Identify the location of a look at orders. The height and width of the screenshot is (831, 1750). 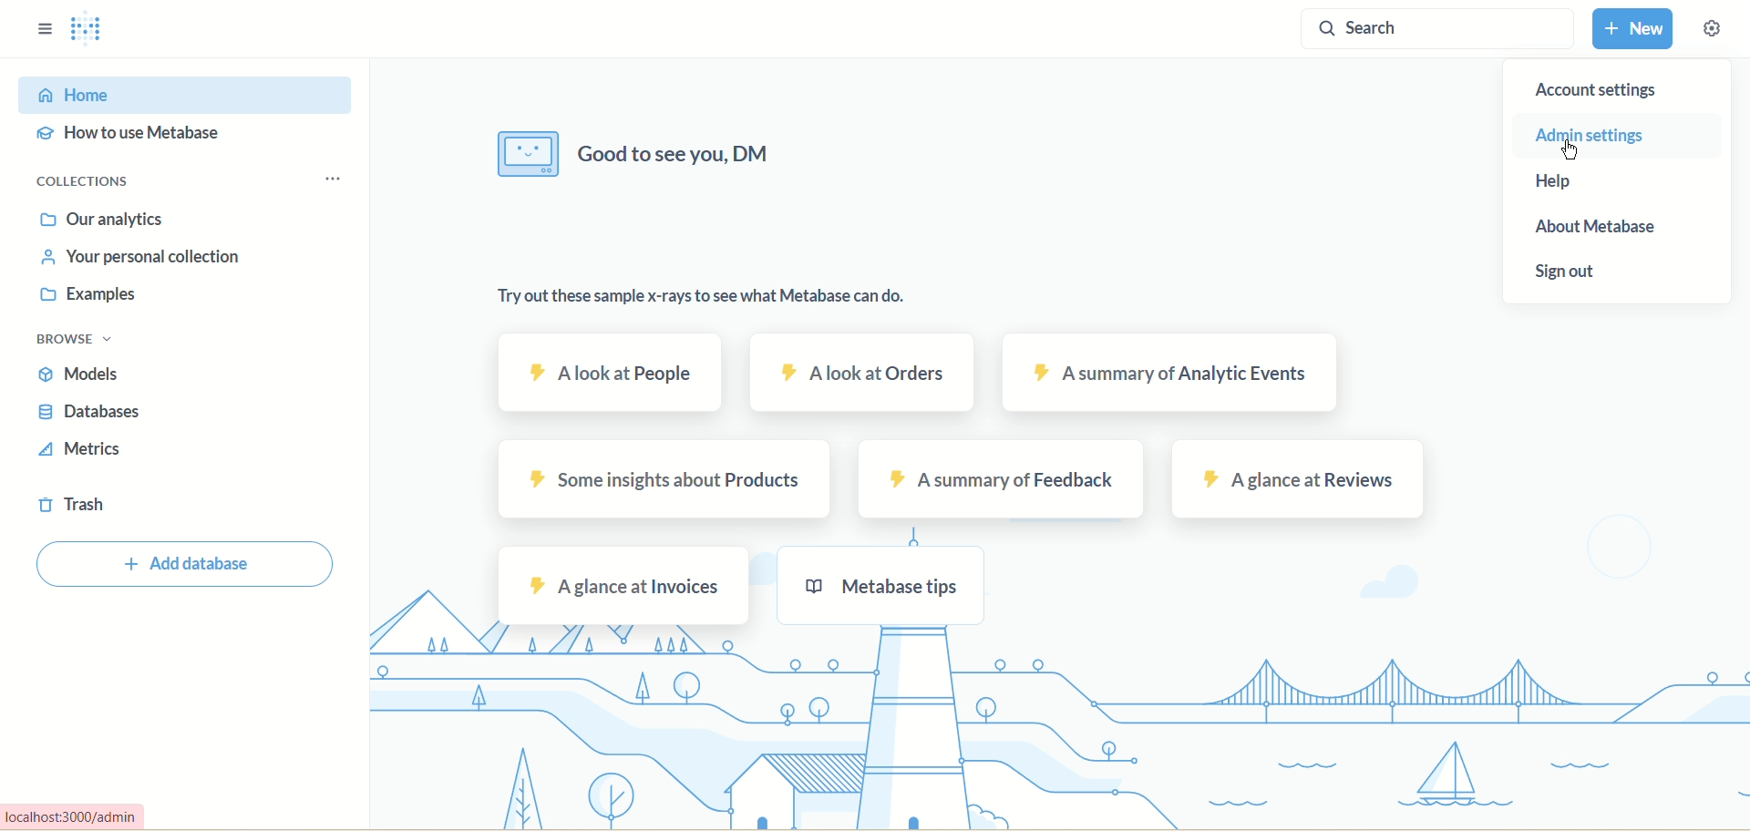
(865, 374).